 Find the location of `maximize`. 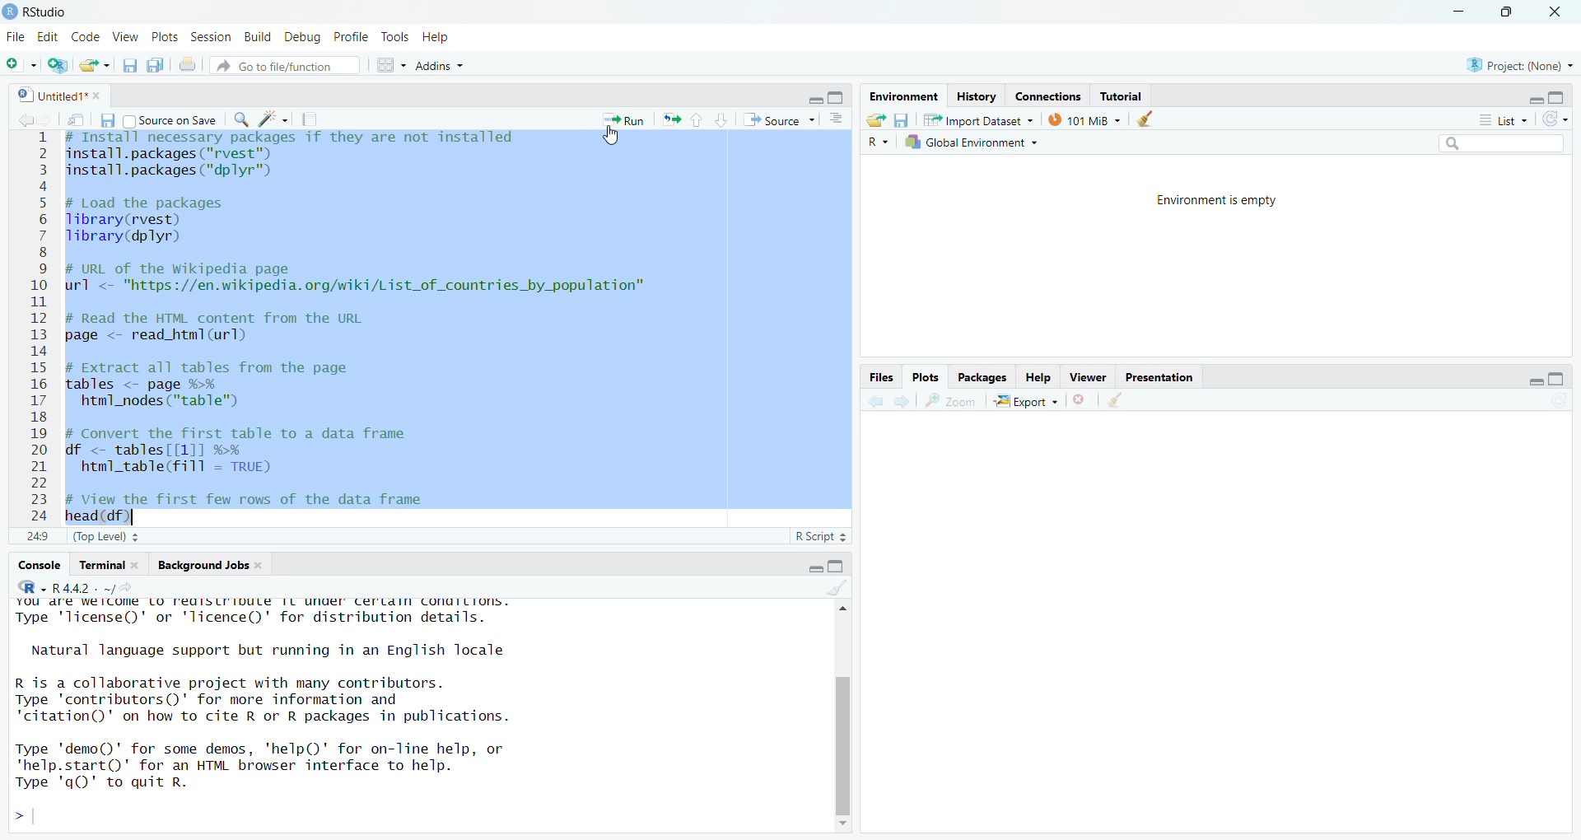

maximize is located at coordinates (836, 96).